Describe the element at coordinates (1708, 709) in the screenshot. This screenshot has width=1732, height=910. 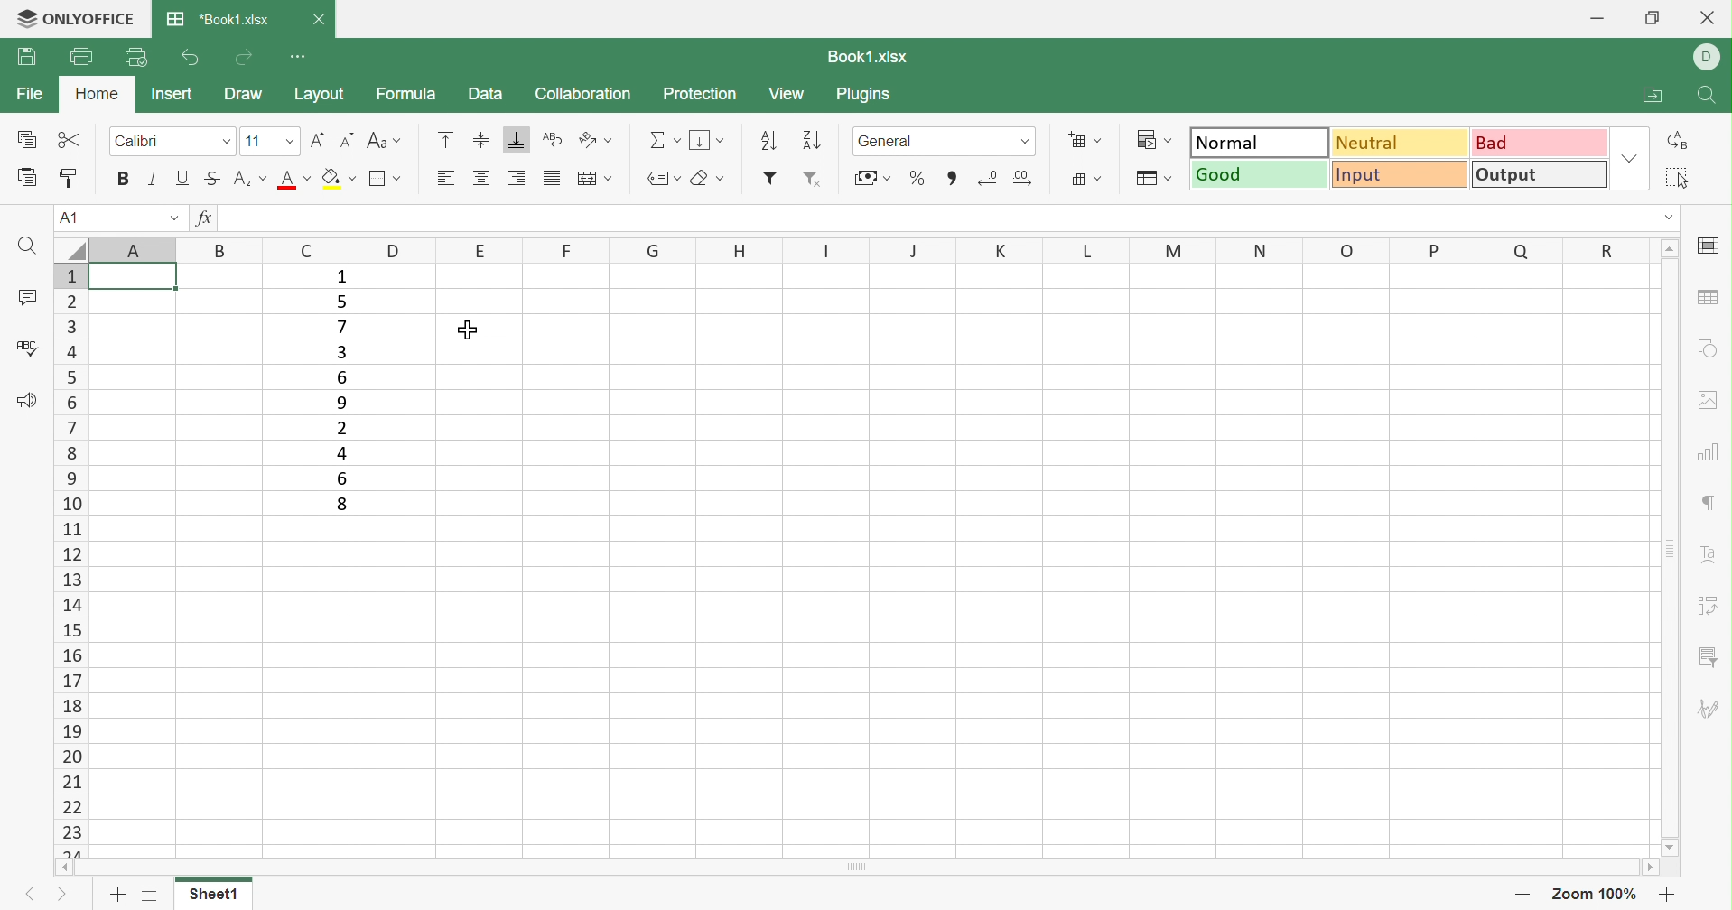
I see `Signature settings` at that location.